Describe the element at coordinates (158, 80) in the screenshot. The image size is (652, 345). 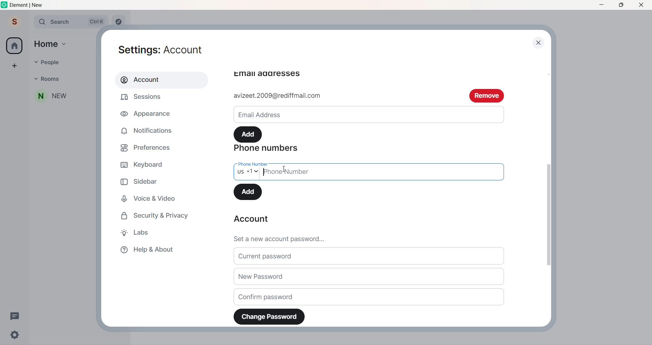
I see `Account` at that location.